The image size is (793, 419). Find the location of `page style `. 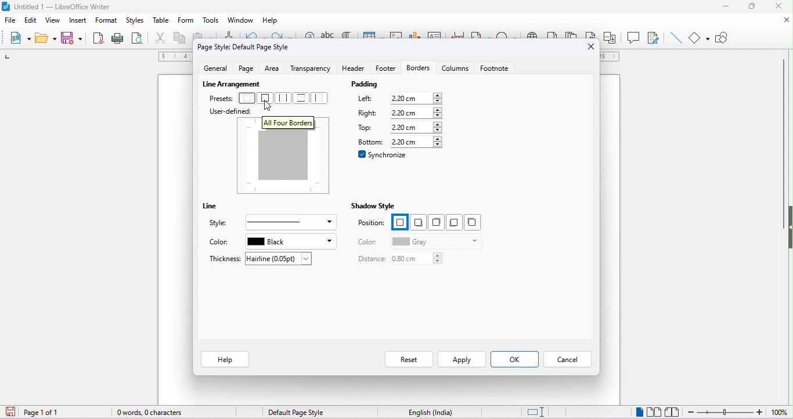

page style  is located at coordinates (295, 411).